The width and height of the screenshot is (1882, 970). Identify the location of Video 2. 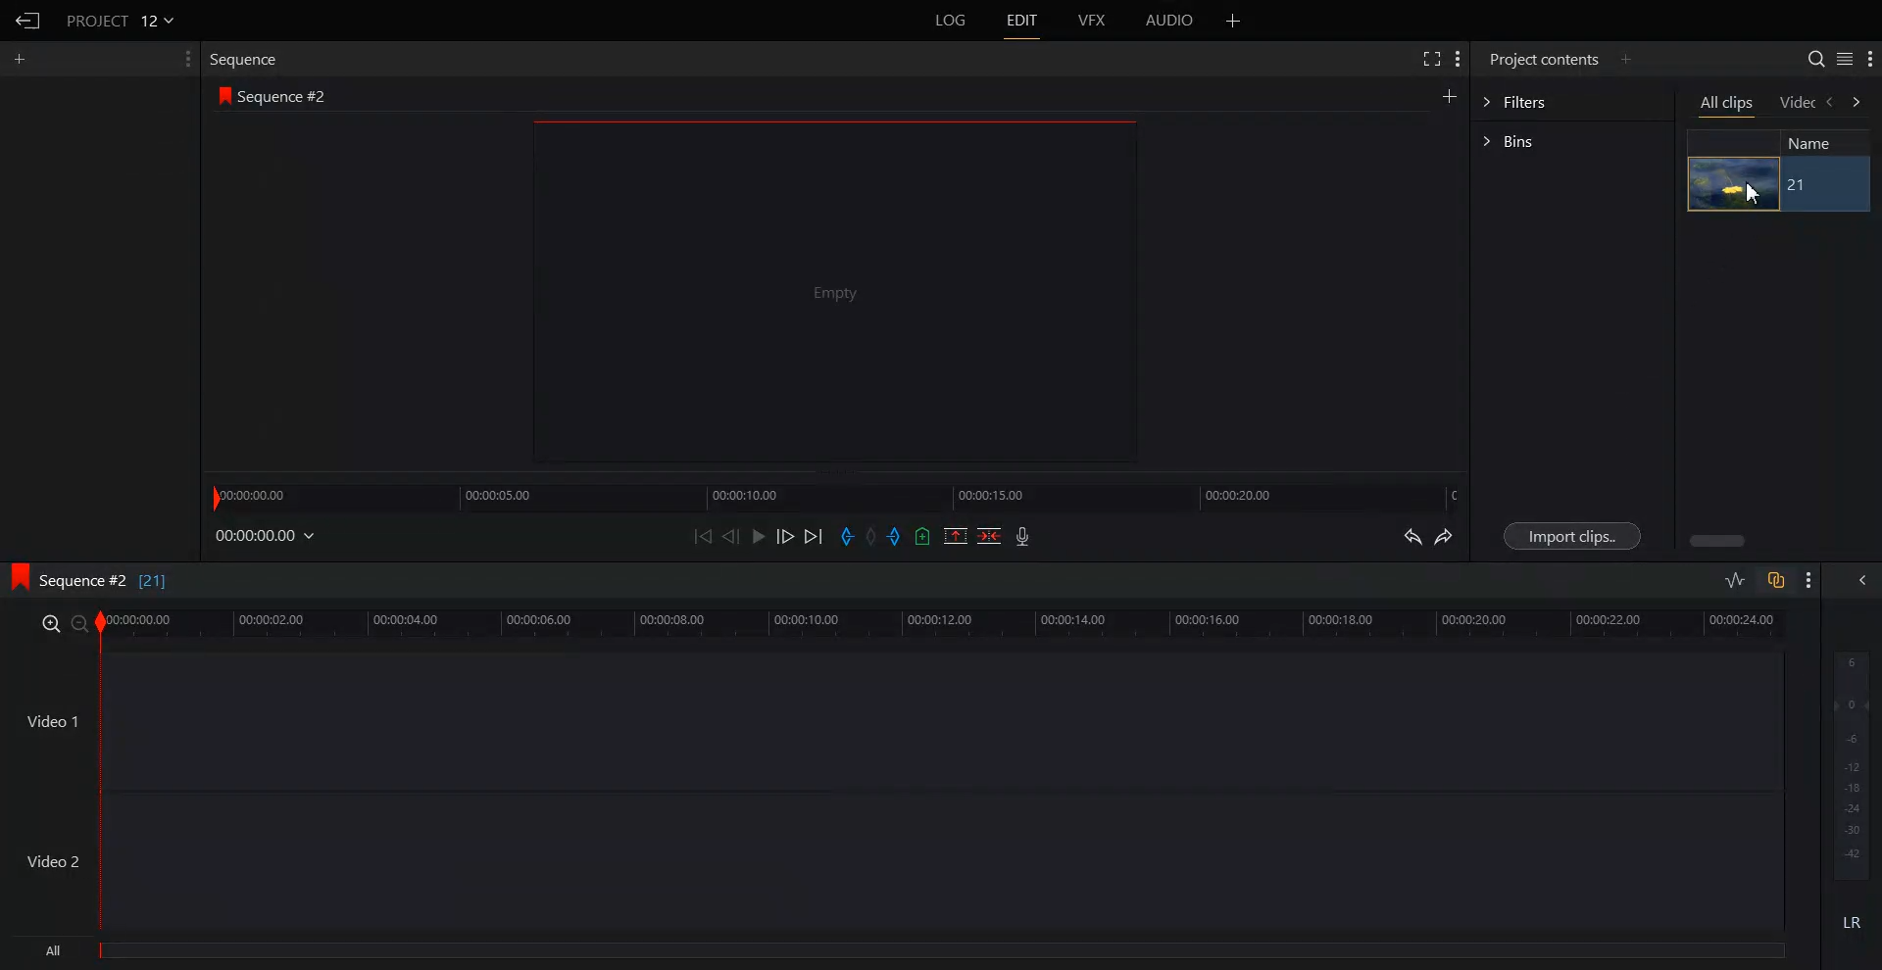
(940, 861).